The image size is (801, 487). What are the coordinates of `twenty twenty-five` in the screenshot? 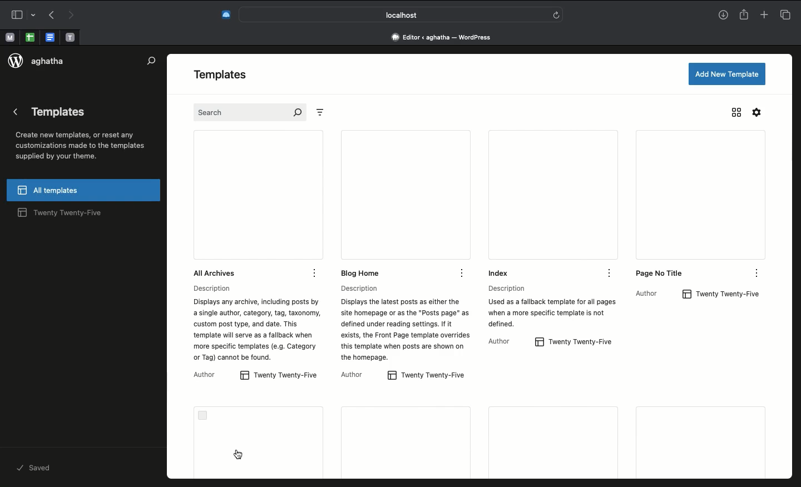 It's located at (721, 296).